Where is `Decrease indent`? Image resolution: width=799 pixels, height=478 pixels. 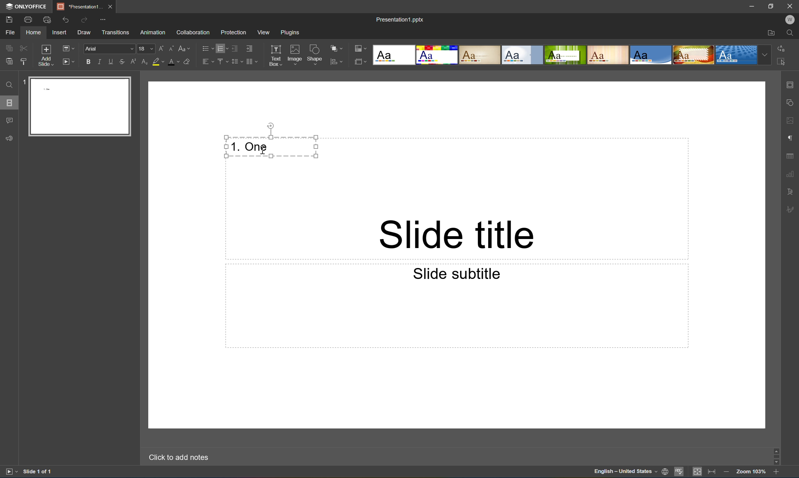
Decrease indent is located at coordinates (236, 49).